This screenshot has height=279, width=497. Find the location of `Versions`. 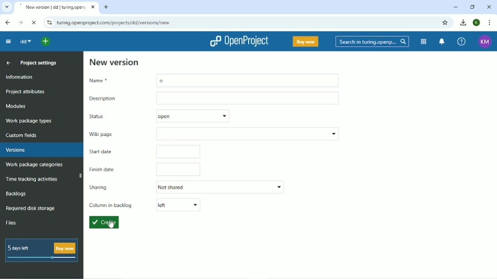

Versions is located at coordinates (15, 150).